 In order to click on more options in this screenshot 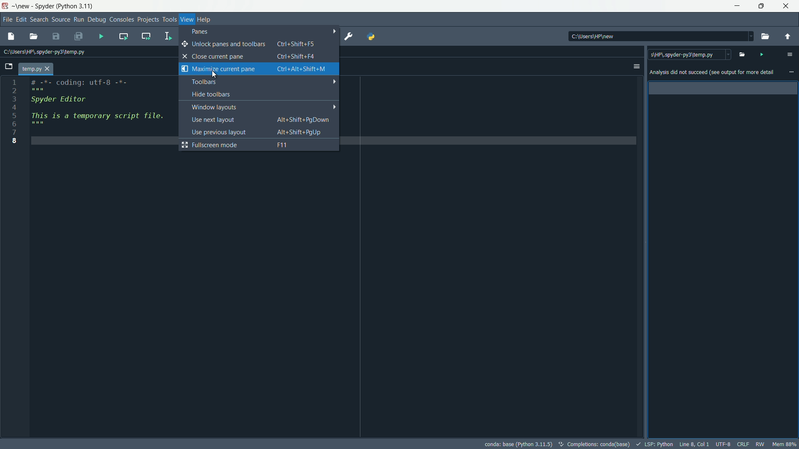, I will do `click(791, 72)`.